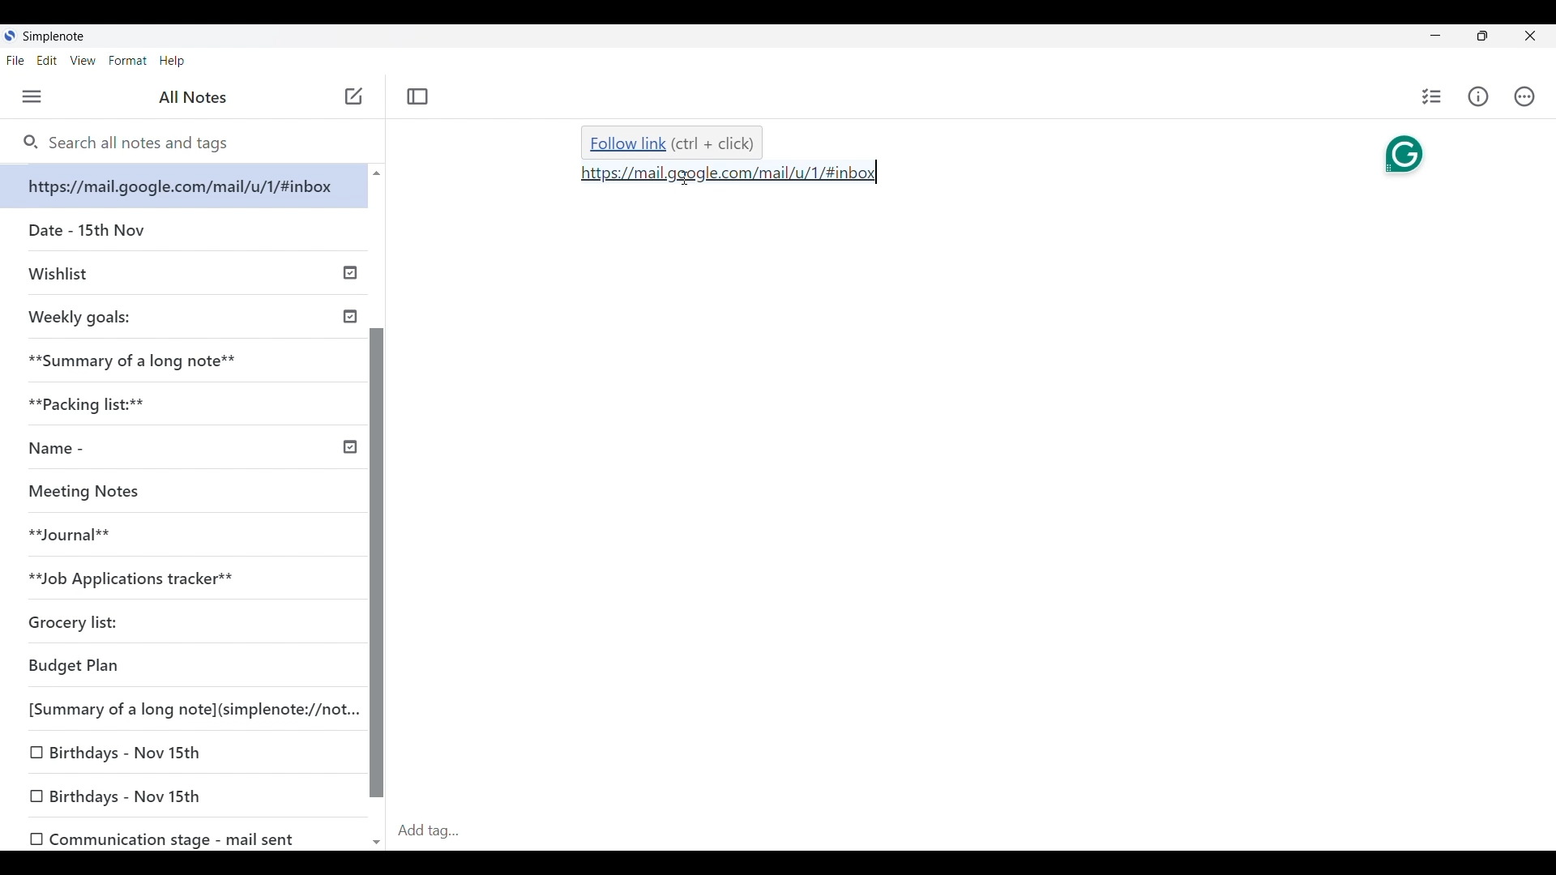 The width and height of the screenshot is (1556, 875). Describe the element at coordinates (729, 173) in the screenshot. I see `Link added to note for quick access` at that location.